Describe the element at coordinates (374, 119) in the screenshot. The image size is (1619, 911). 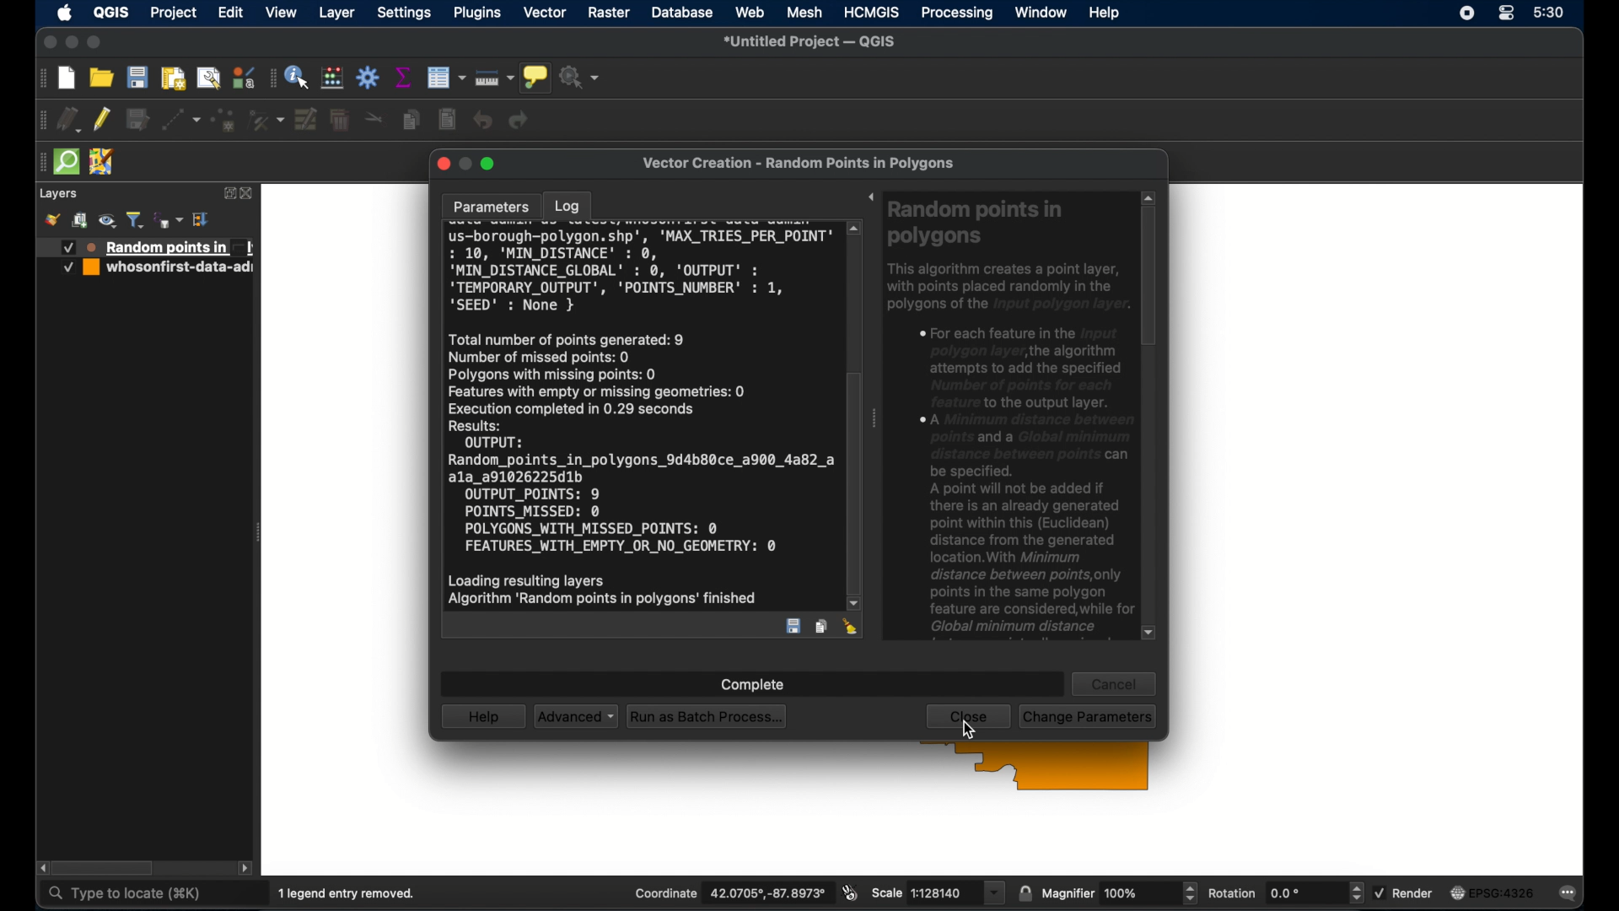
I see `cut features` at that location.